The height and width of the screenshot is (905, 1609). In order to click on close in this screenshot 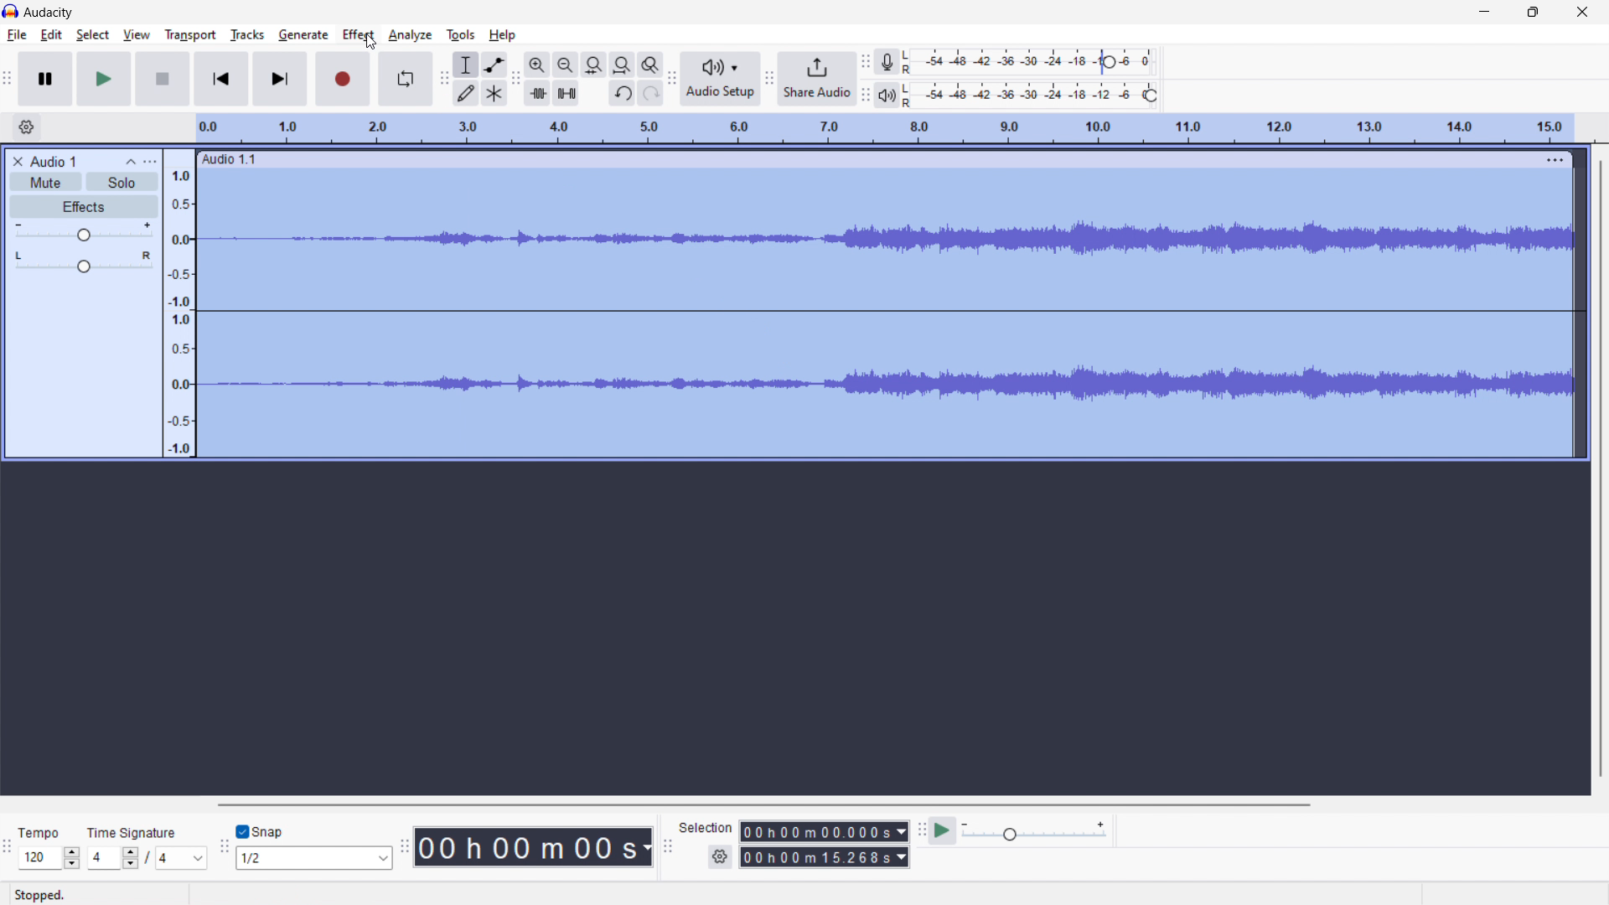, I will do `click(1582, 13)`.